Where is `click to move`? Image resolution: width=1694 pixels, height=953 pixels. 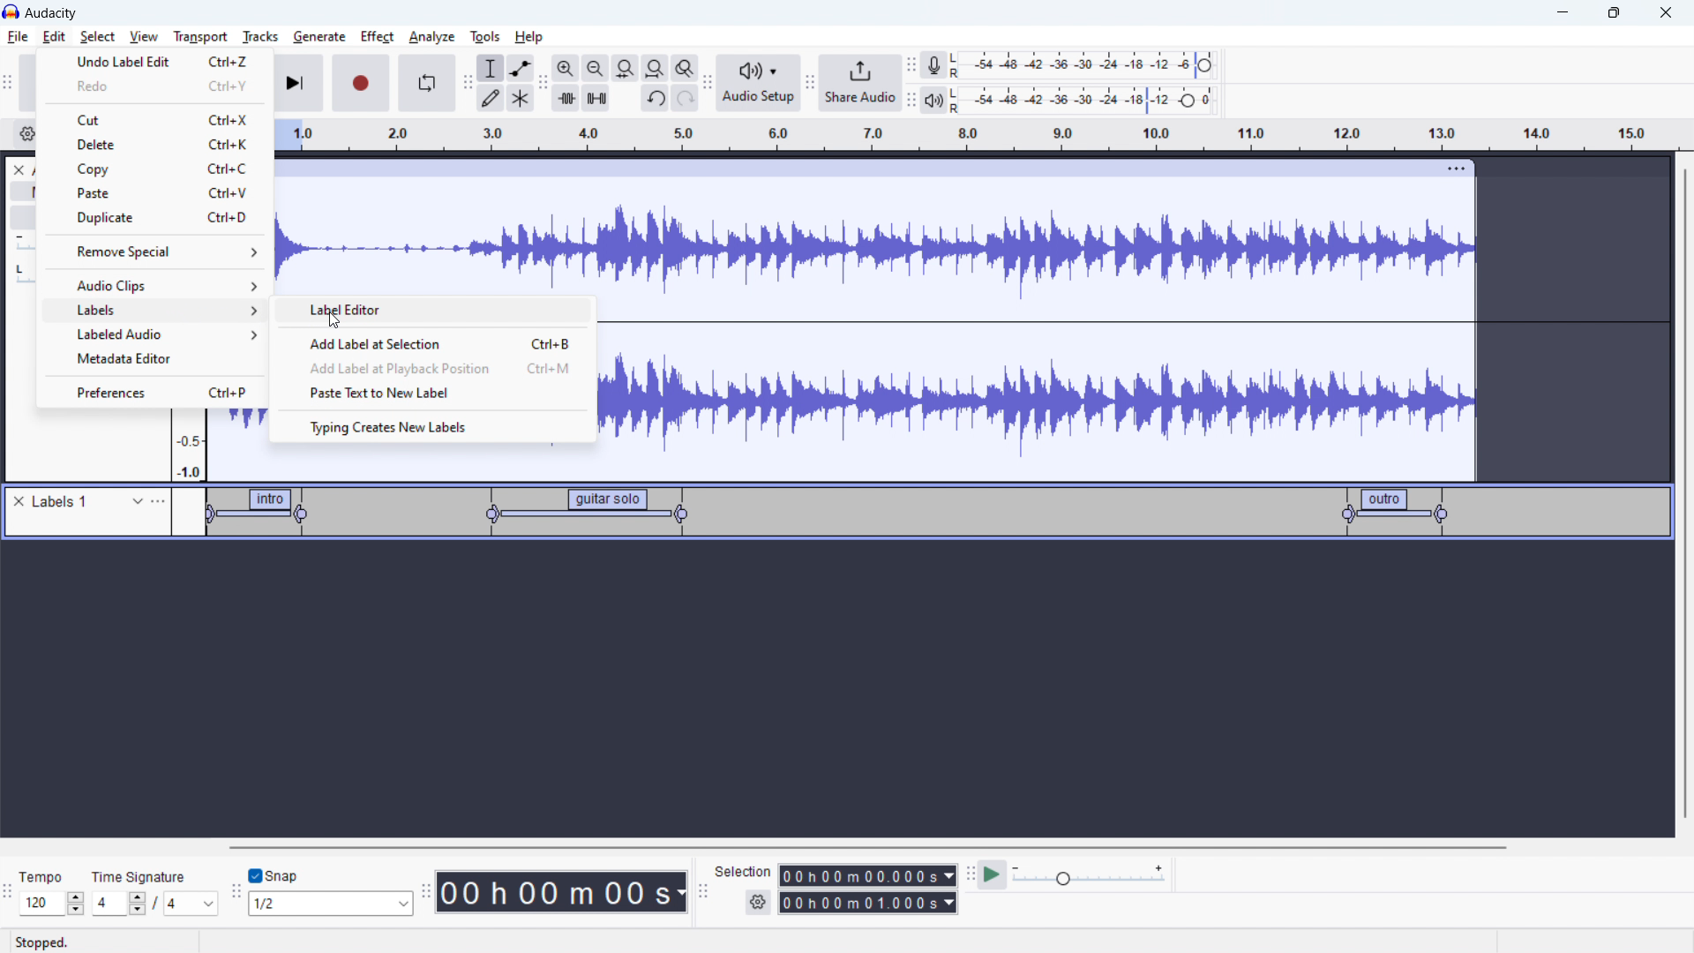 click to move is located at coordinates (855, 169).